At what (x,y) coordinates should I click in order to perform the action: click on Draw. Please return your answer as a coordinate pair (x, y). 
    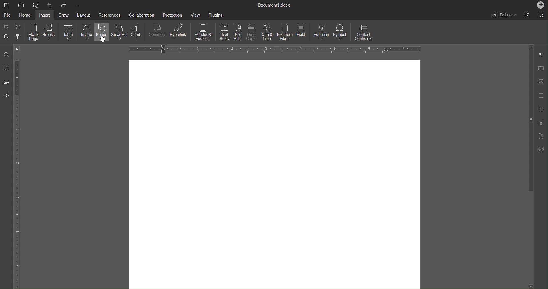
    Looking at the image, I should click on (65, 15).